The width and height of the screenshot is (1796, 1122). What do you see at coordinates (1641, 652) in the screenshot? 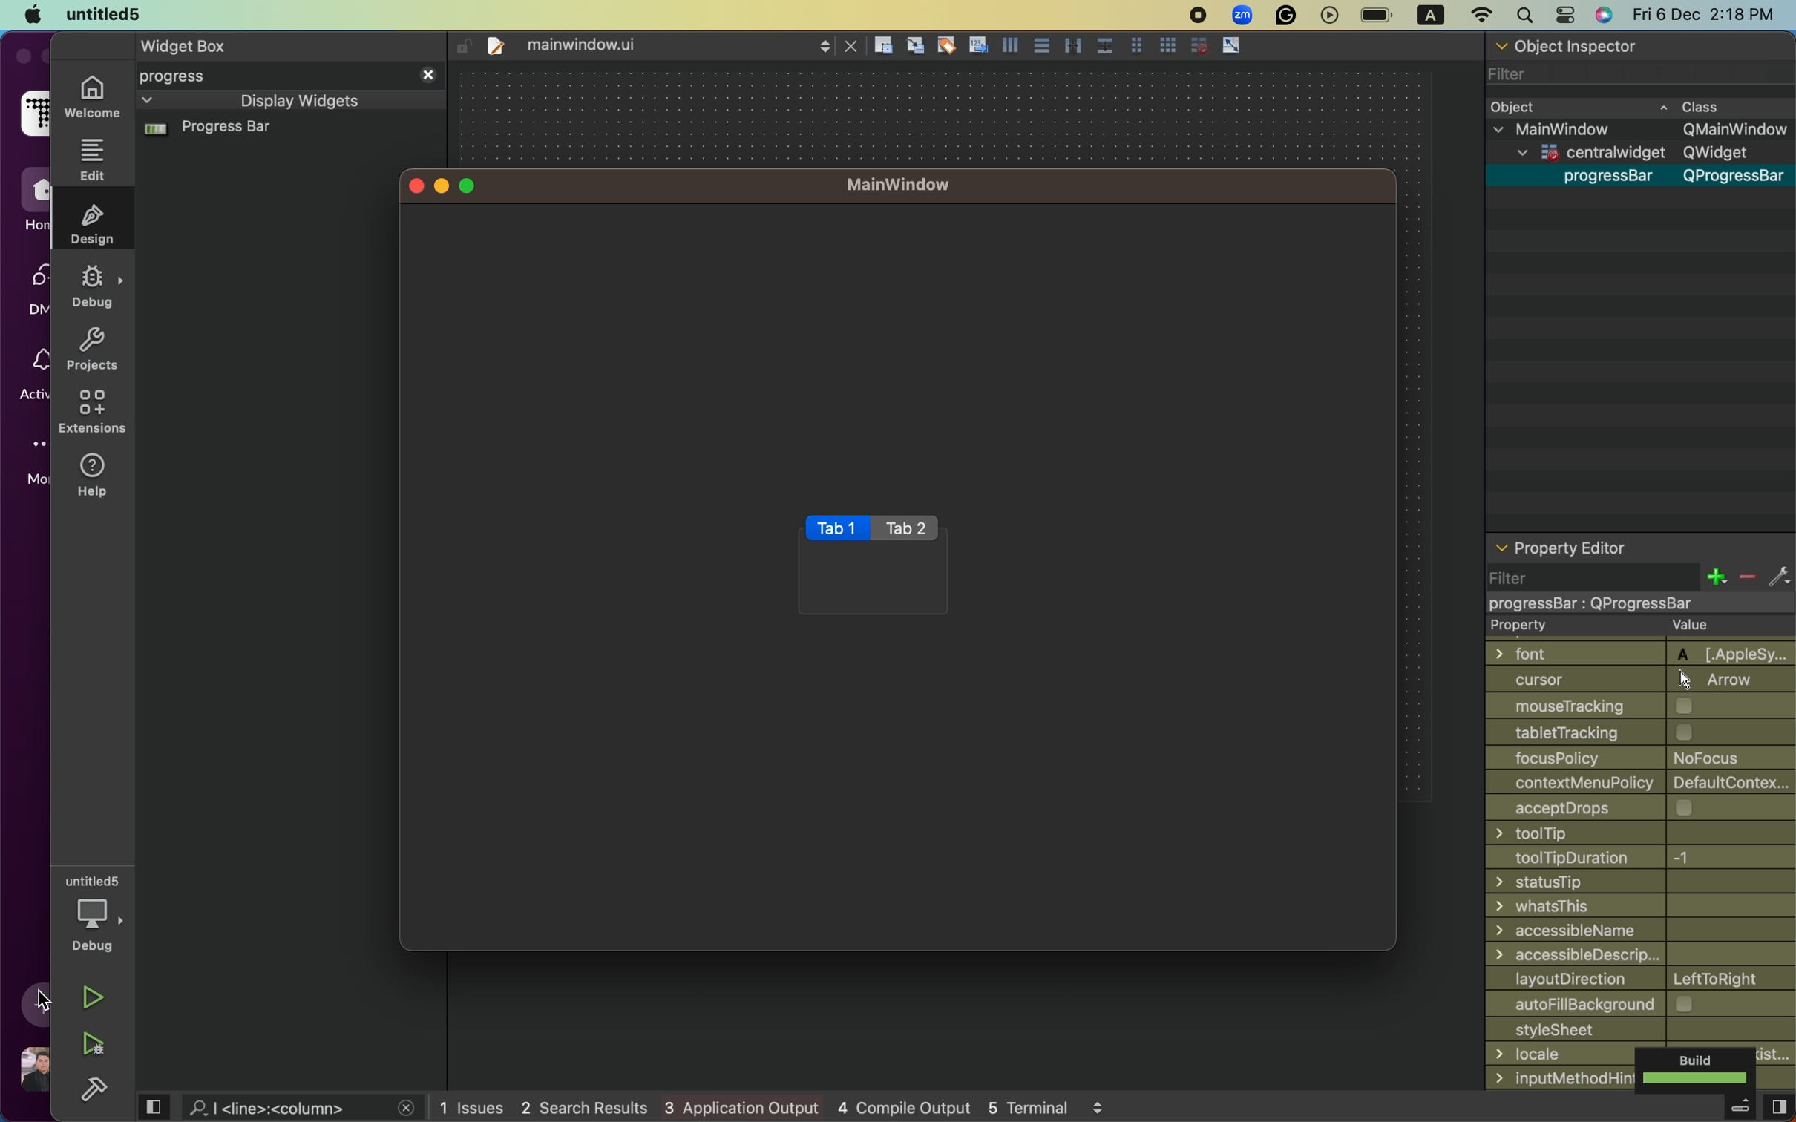
I see `font` at bounding box center [1641, 652].